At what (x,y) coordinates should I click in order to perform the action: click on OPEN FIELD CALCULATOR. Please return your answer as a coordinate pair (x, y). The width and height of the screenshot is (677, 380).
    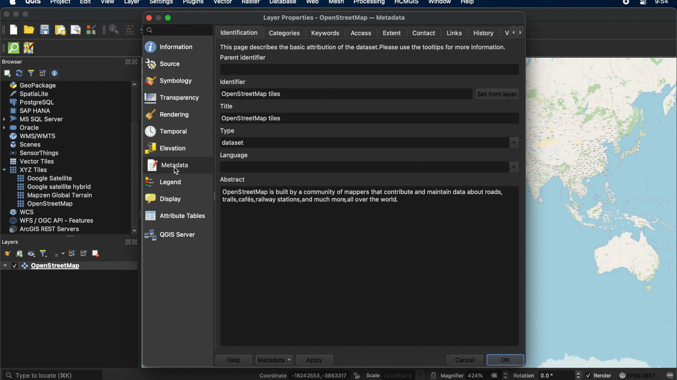
    Looking at the image, I should click on (132, 29).